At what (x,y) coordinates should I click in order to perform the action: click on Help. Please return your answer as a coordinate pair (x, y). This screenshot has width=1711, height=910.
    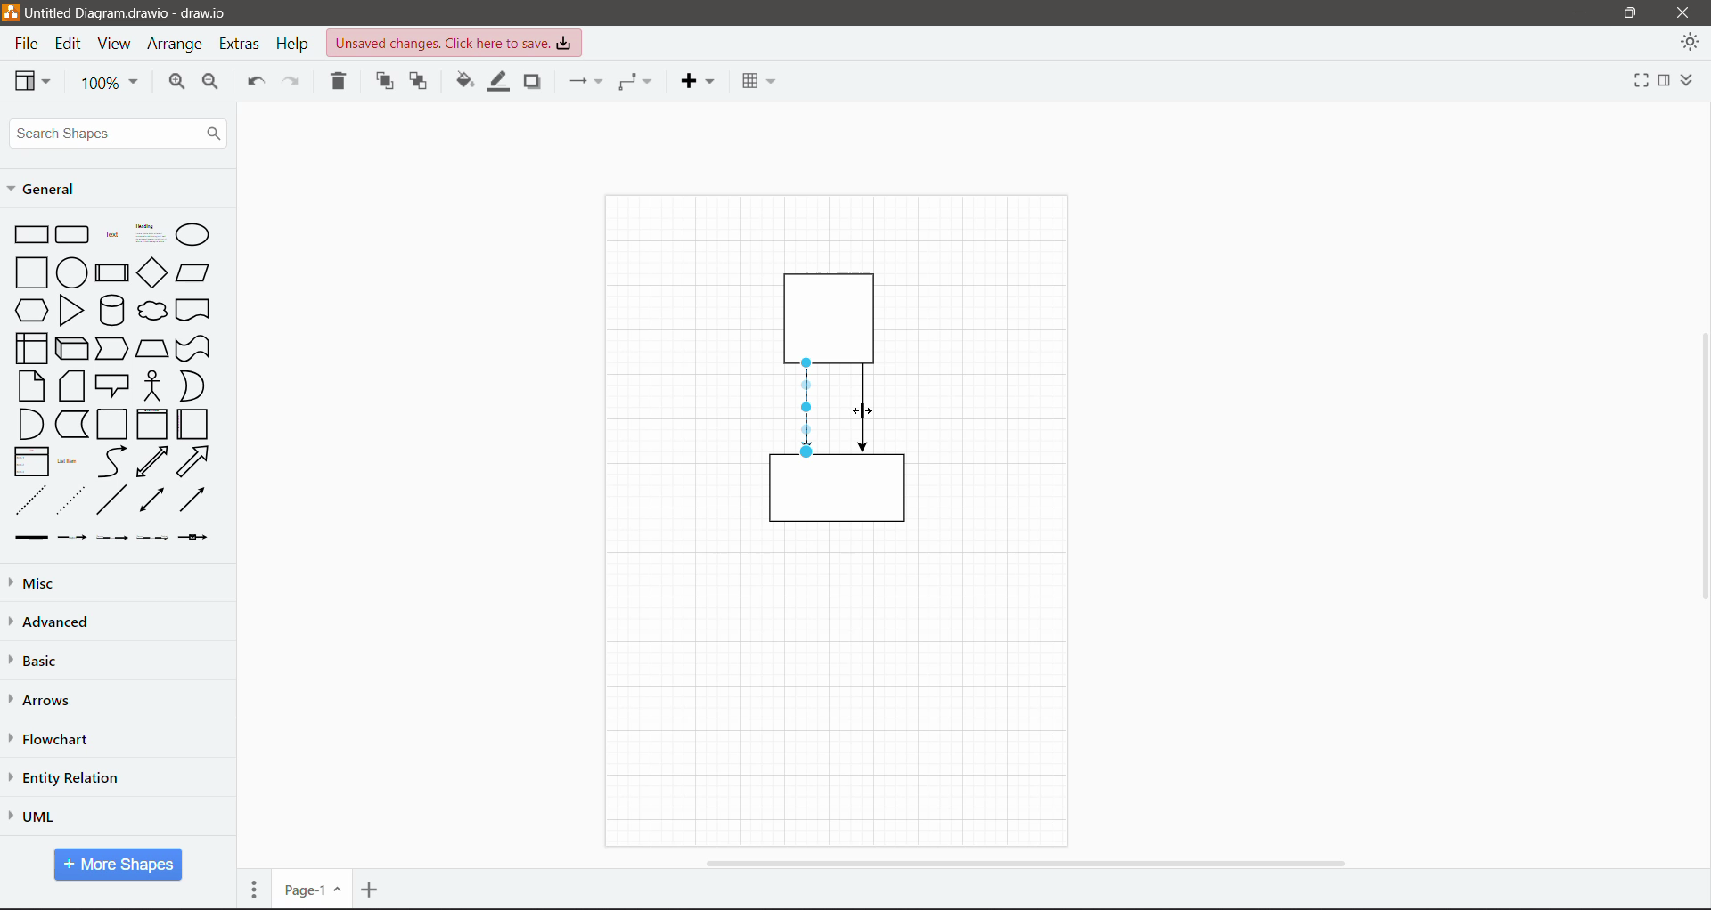
    Looking at the image, I should click on (295, 44).